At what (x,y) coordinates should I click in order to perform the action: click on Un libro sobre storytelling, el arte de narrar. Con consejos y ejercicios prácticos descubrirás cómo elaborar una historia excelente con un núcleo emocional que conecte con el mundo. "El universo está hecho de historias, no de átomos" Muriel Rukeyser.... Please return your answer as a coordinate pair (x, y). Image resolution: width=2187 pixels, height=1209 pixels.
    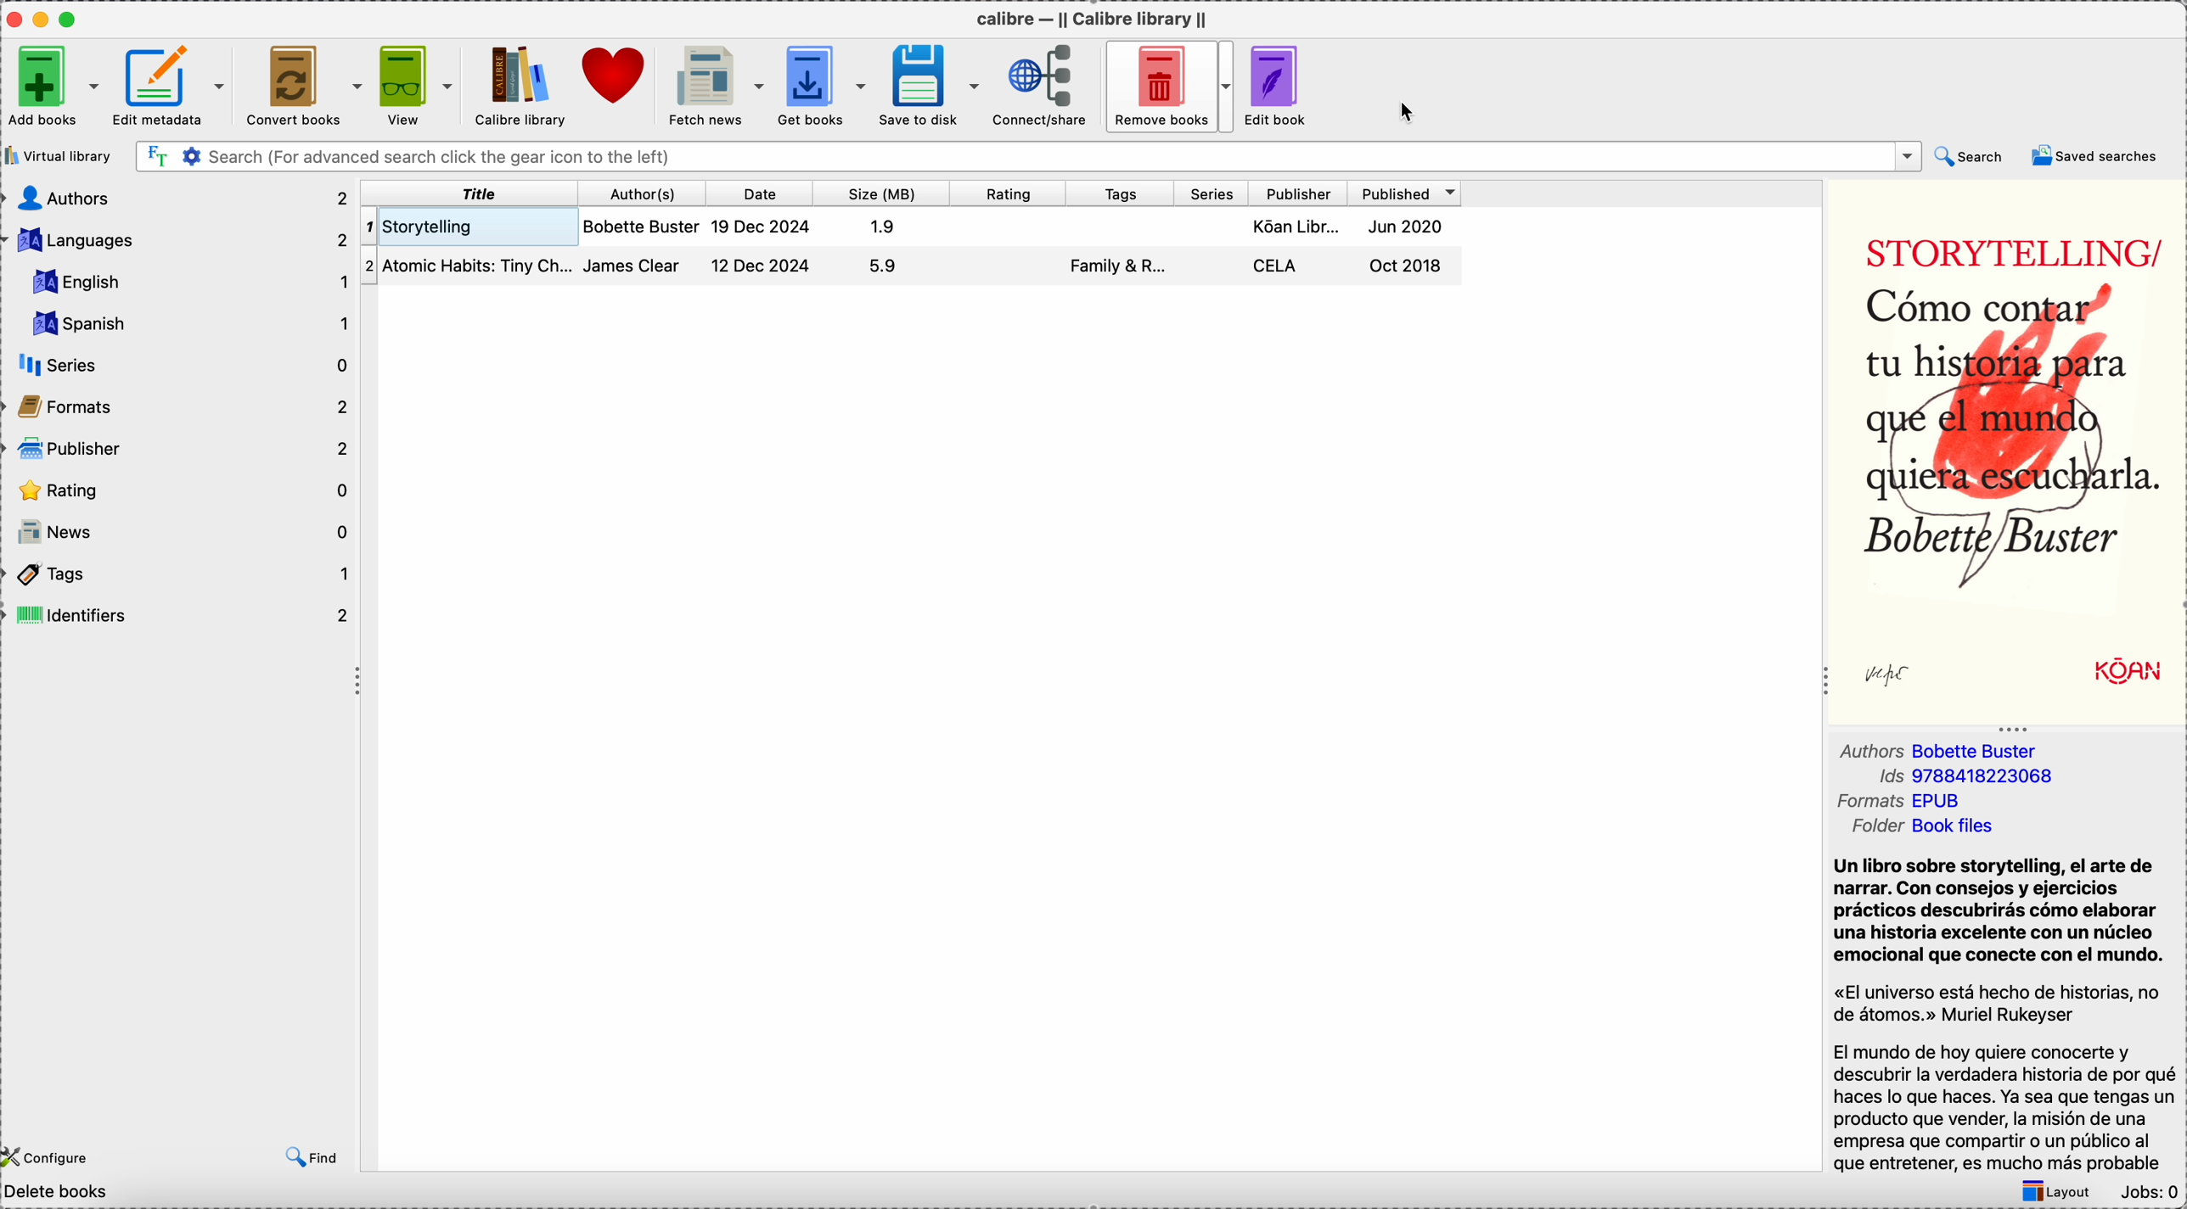
    Looking at the image, I should click on (2006, 1014).